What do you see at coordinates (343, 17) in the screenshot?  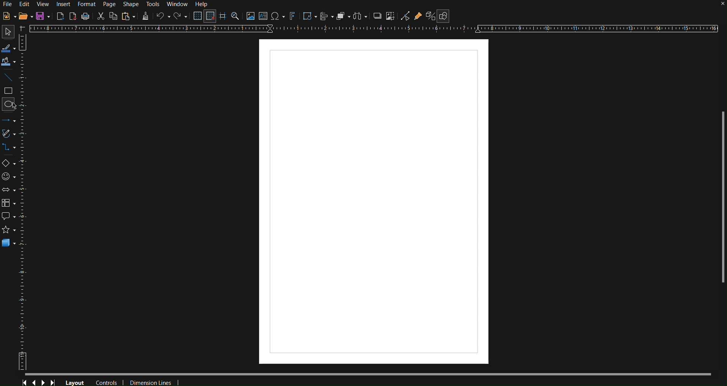 I see `Arrange` at bounding box center [343, 17].